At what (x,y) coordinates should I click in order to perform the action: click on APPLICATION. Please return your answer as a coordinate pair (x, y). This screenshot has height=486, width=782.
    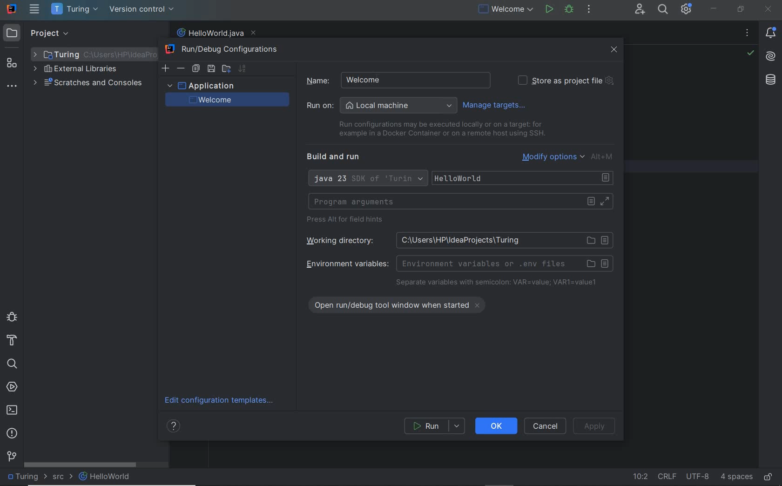
    Looking at the image, I should click on (200, 85).